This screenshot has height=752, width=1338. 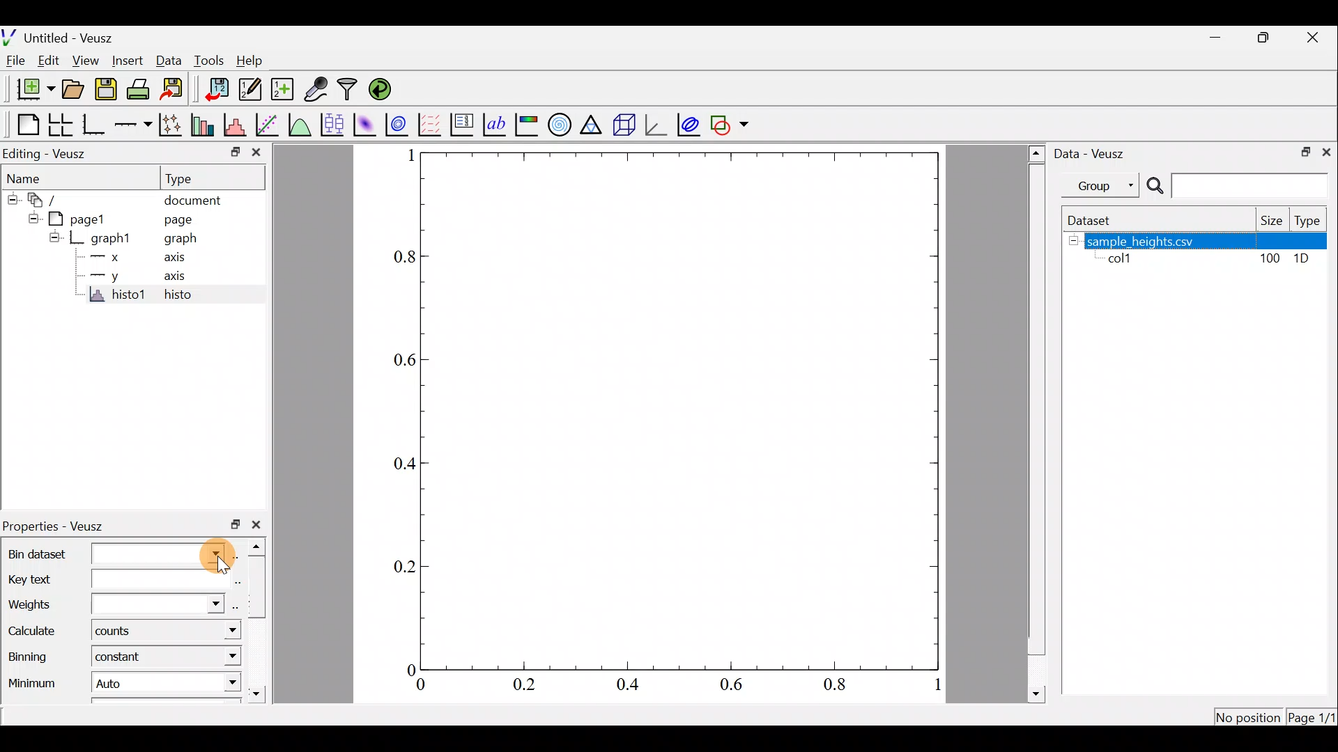 What do you see at coordinates (234, 605) in the screenshot?
I see `select using dataset browser` at bounding box center [234, 605].